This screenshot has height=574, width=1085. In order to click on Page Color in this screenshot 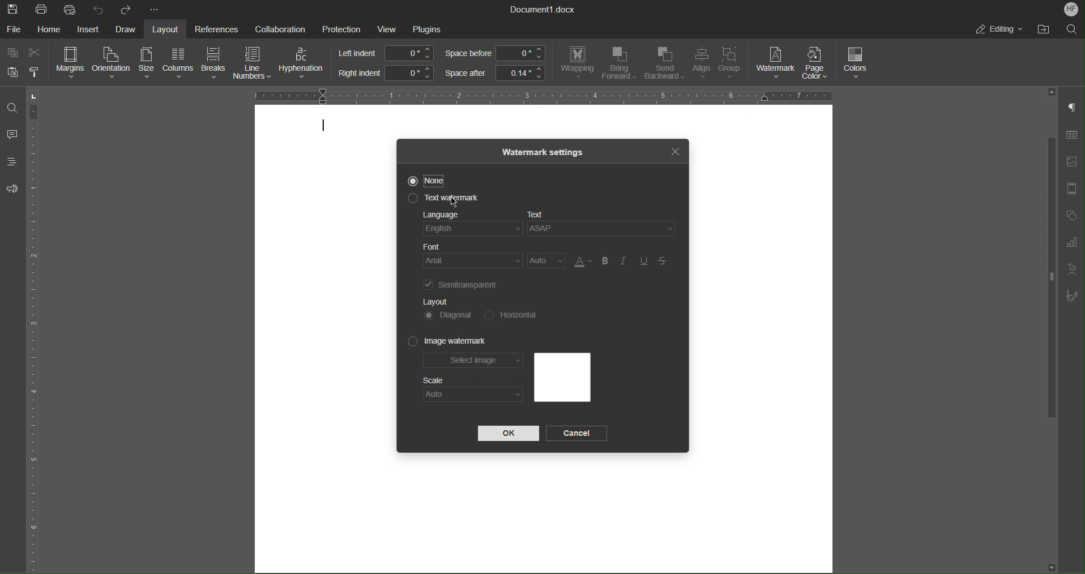, I will do `click(819, 63)`.